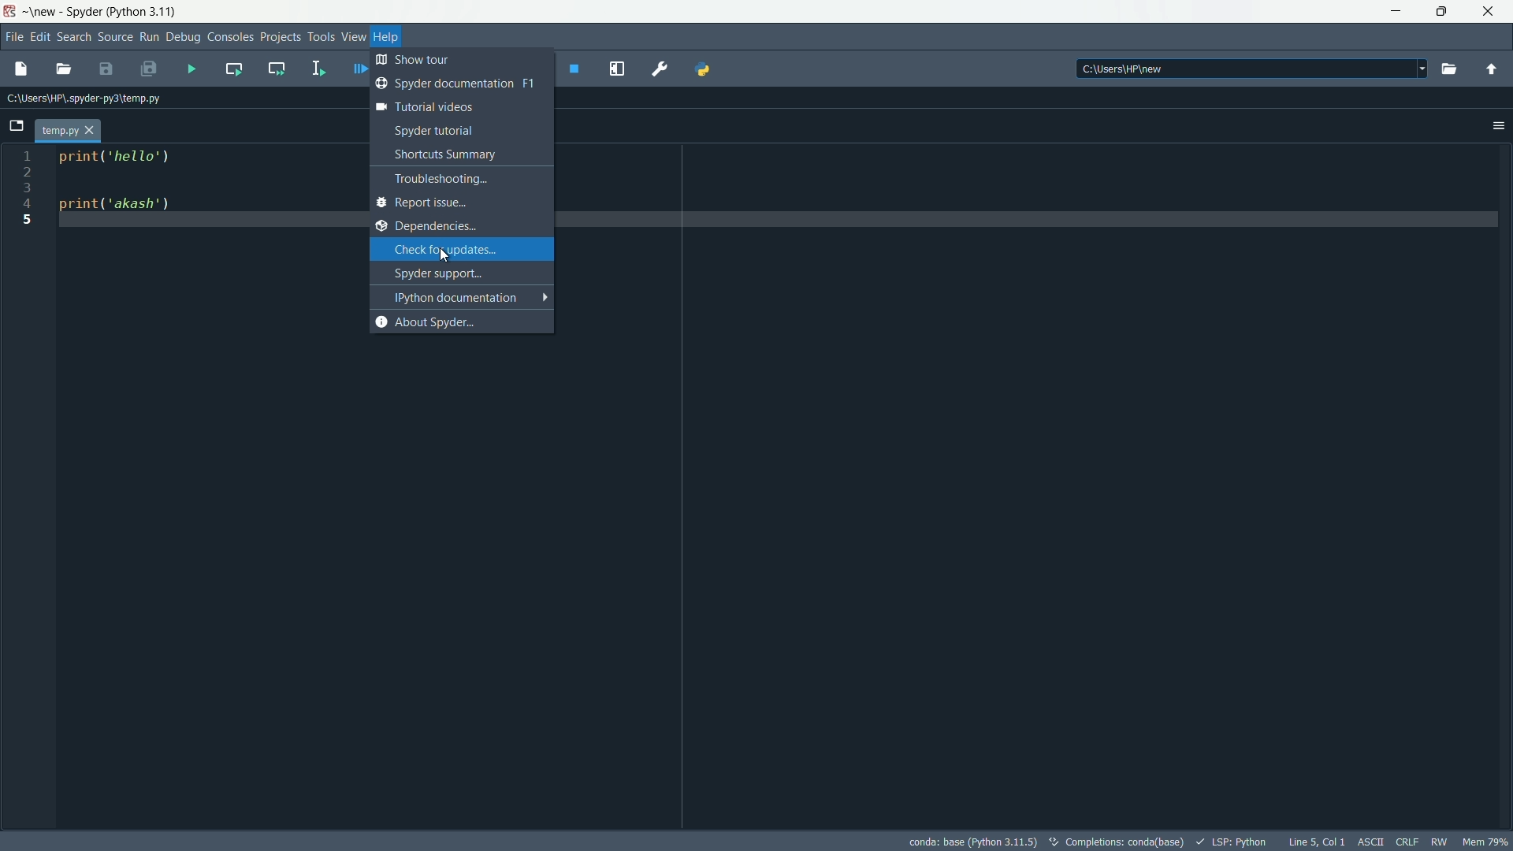 The width and height of the screenshot is (1513, 851). What do you see at coordinates (74, 36) in the screenshot?
I see `seach menu` at bounding box center [74, 36].